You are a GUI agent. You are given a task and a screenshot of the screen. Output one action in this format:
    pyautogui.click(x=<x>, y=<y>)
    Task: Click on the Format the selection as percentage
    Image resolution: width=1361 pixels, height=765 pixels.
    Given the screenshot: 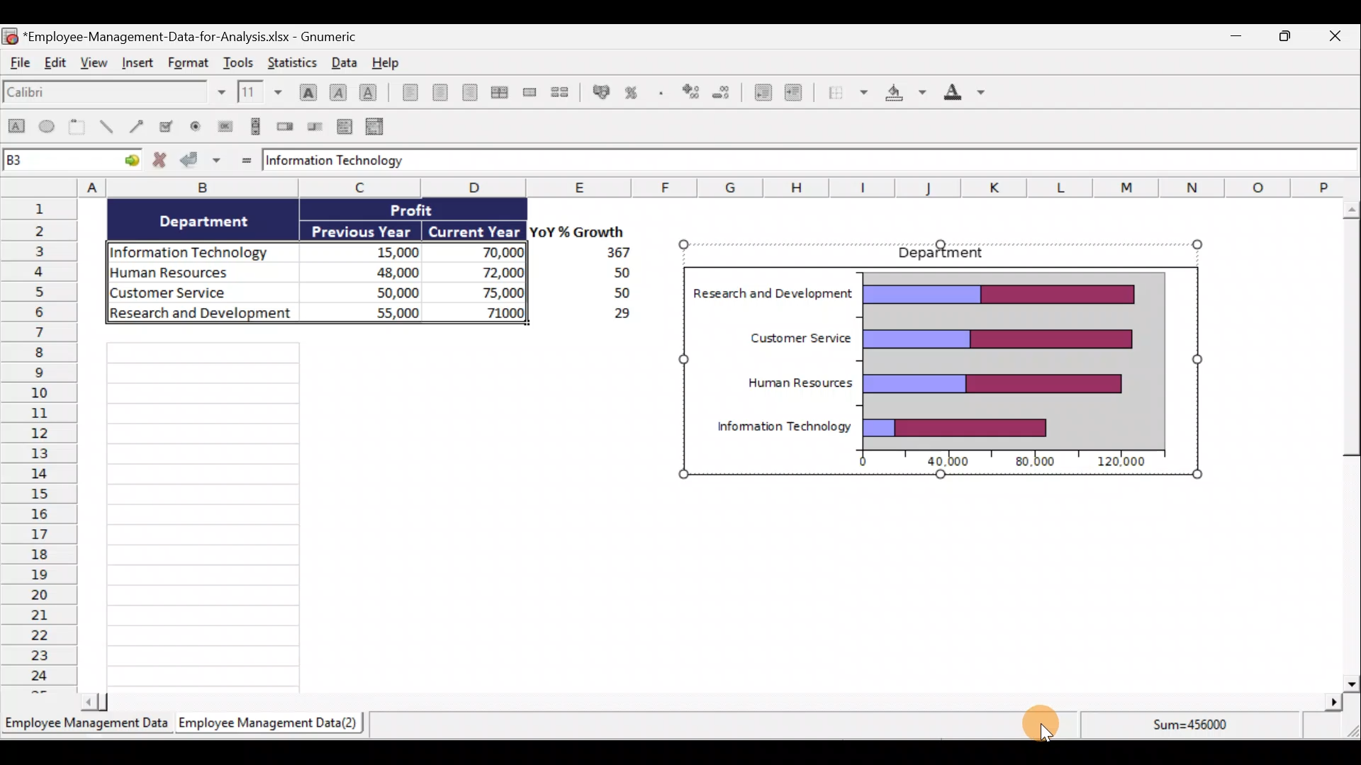 What is the action you would take?
    pyautogui.click(x=634, y=94)
    